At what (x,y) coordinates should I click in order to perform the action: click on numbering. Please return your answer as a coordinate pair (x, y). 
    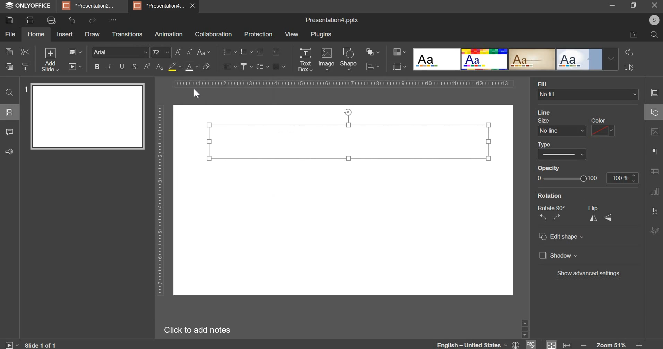
    Looking at the image, I should click on (246, 52).